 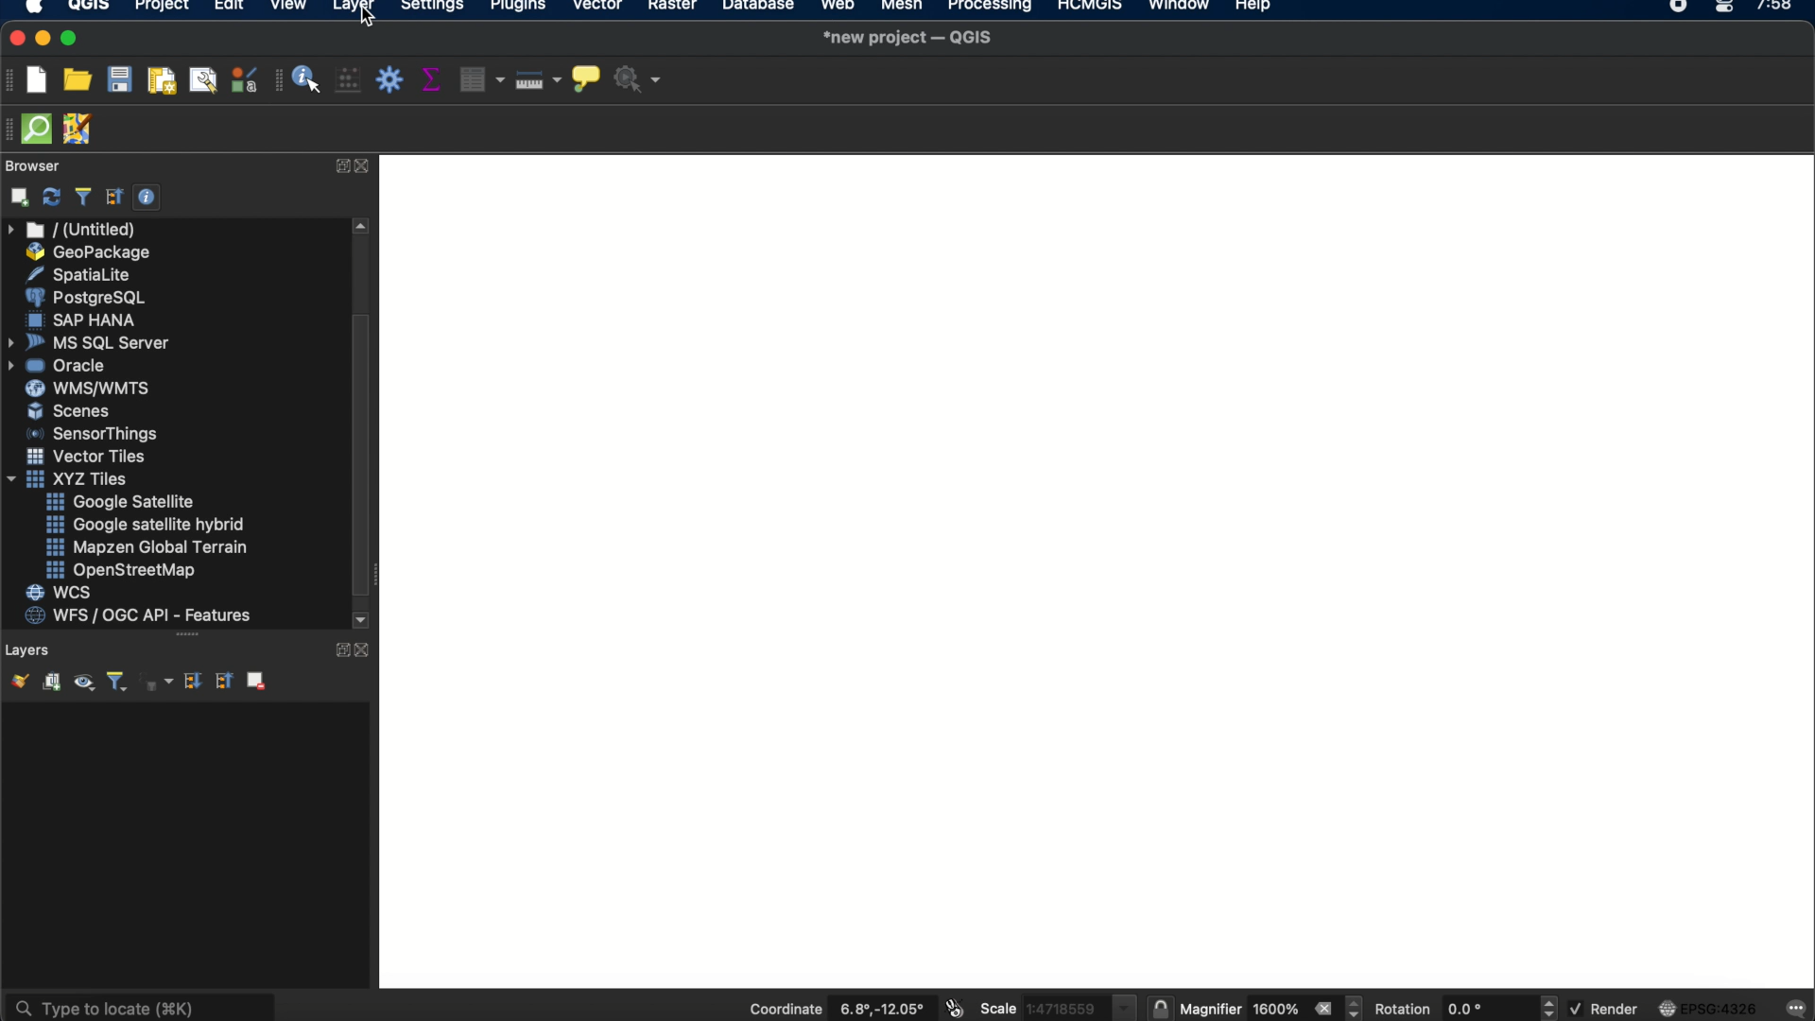 What do you see at coordinates (838, 8) in the screenshot?
I see `web` at bounding box center [838, 8].